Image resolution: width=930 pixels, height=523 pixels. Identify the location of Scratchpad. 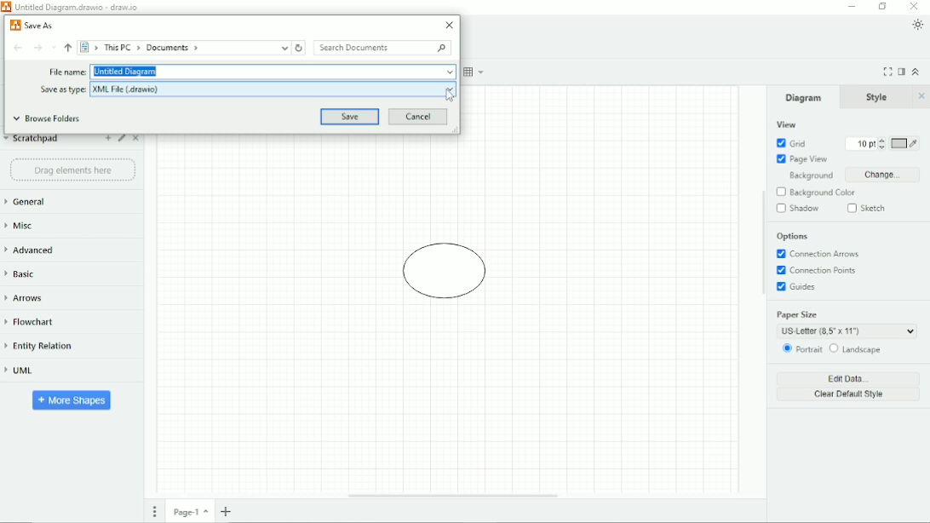
(31, 141).